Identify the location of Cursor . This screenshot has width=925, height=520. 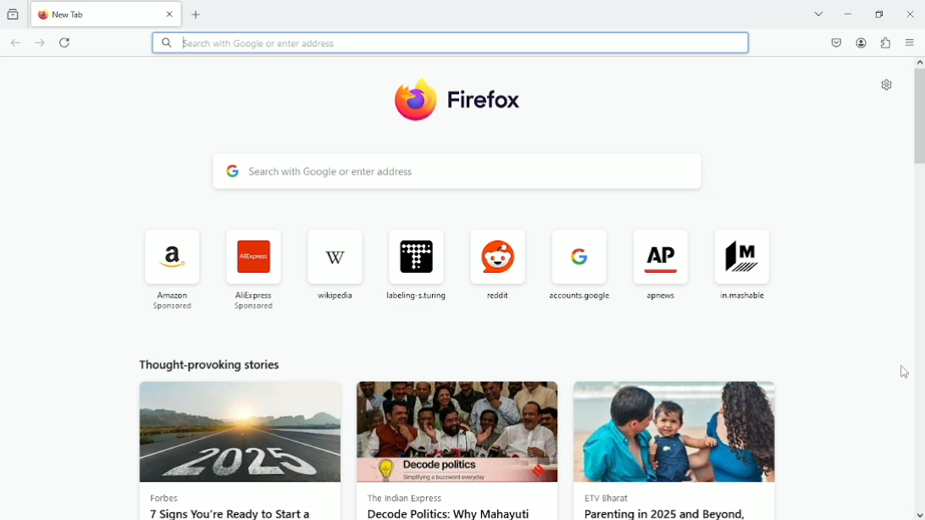
(906, 373).